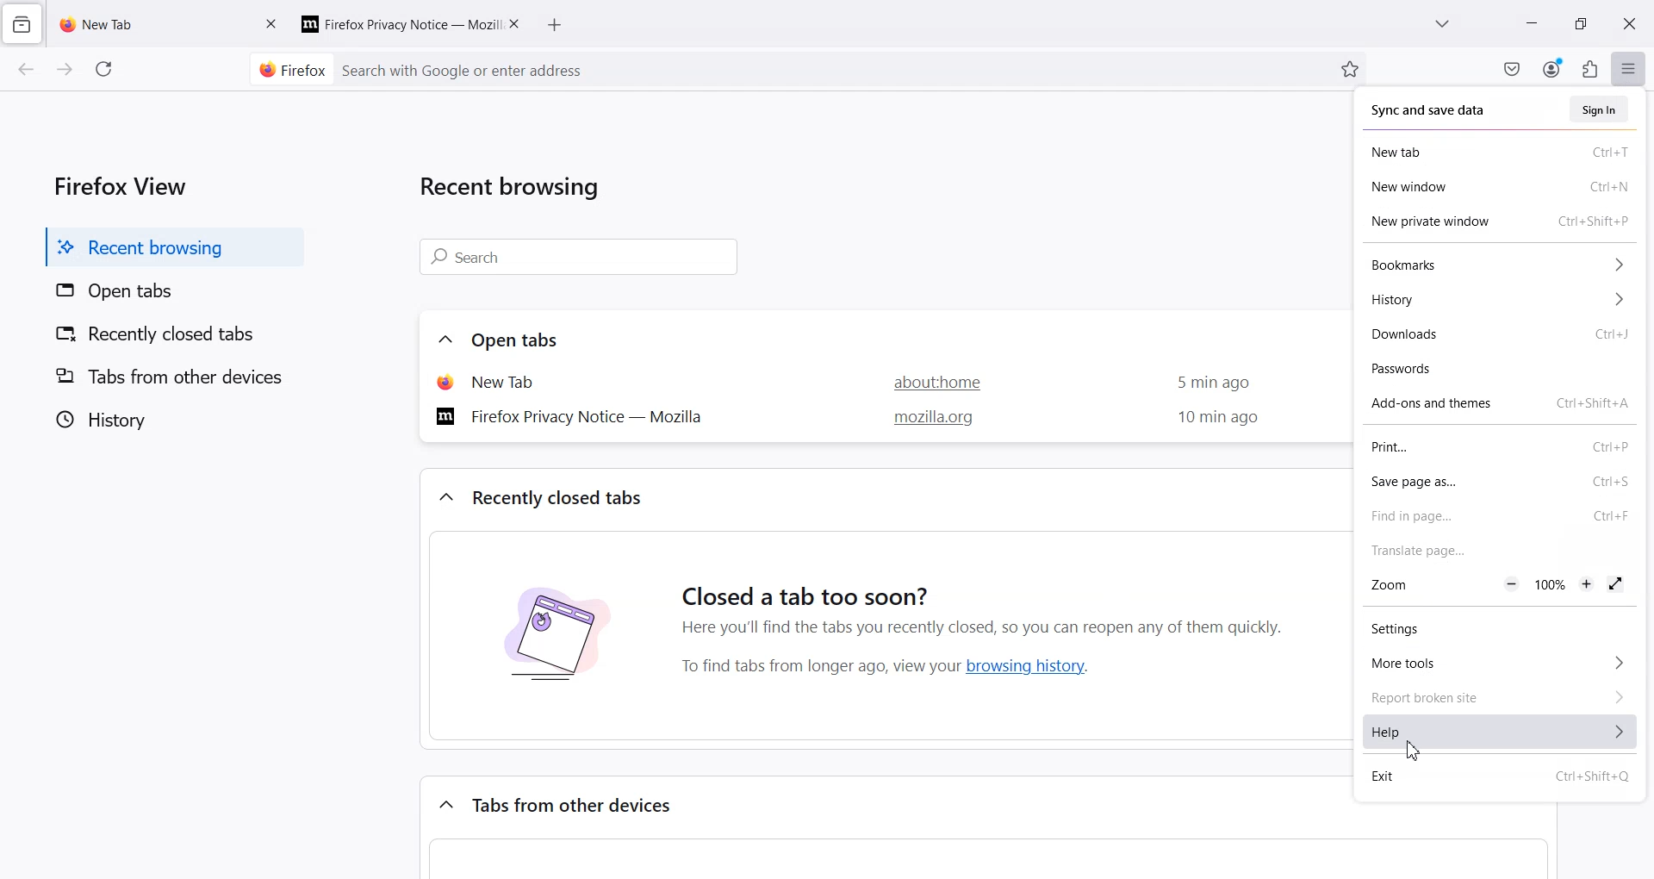 This screenshot has height=879, width=1654. Describe the element at coordinates (1587, 583) in the screenshot. I see `Zoom In` at that location.